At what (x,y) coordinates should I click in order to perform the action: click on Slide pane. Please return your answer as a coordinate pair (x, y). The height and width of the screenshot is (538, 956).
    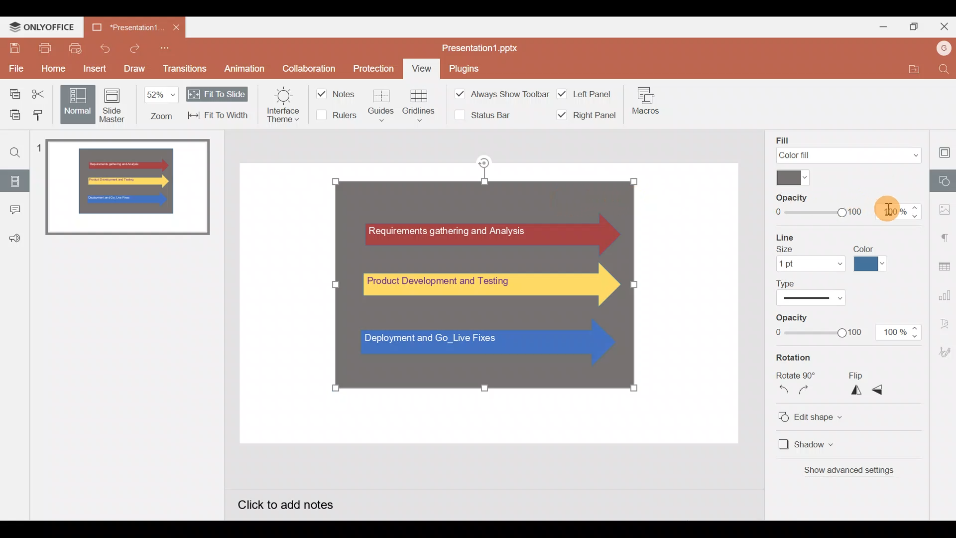
    Looking at the image, I should click on (138, 373).